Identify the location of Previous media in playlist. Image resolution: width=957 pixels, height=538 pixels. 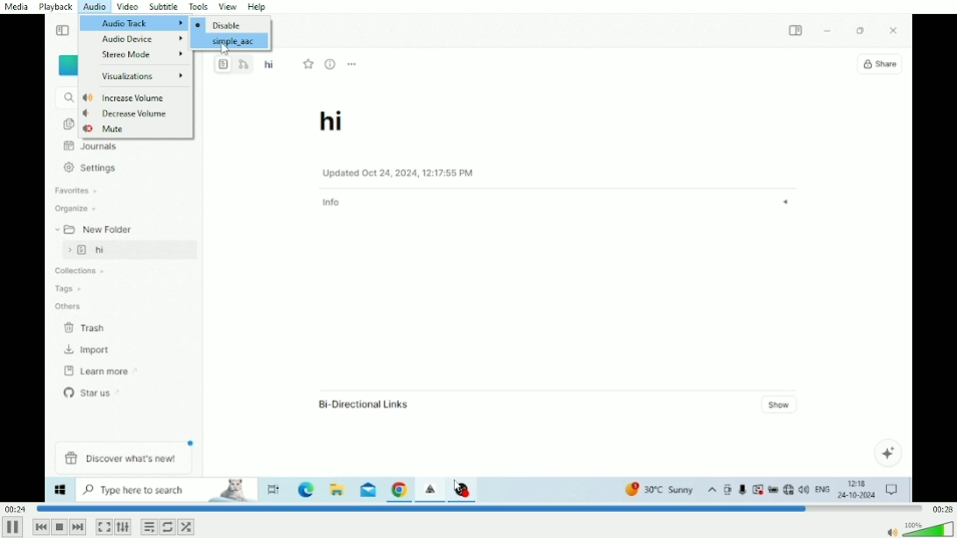
(40, 527).